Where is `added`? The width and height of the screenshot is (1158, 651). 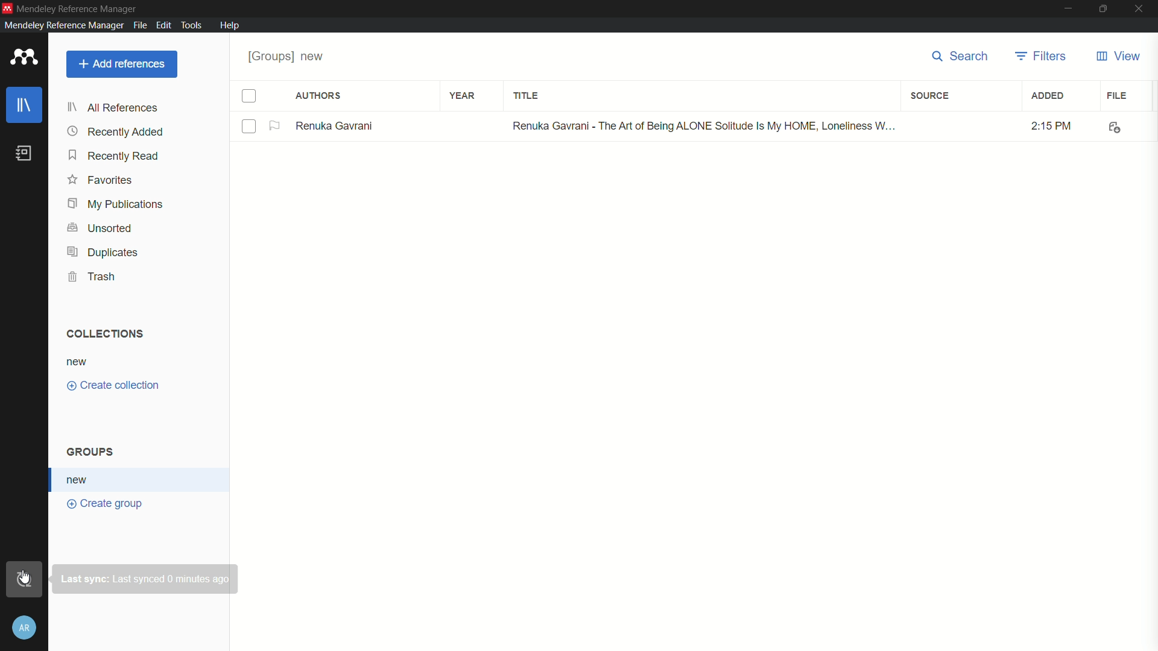
added is located at coordinates (1049, 96).